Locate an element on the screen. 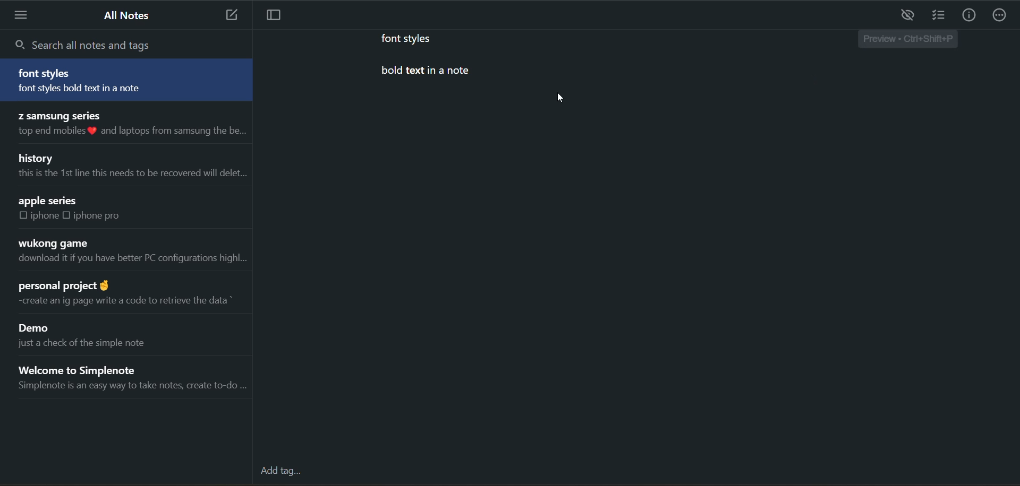 The height and width of the screenshot is (486, 1020). history is located at coordinates (38, 157).